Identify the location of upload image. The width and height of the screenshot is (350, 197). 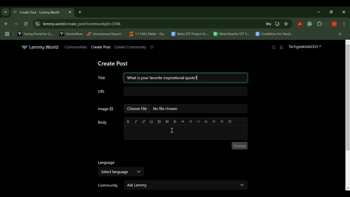
(159, 121).